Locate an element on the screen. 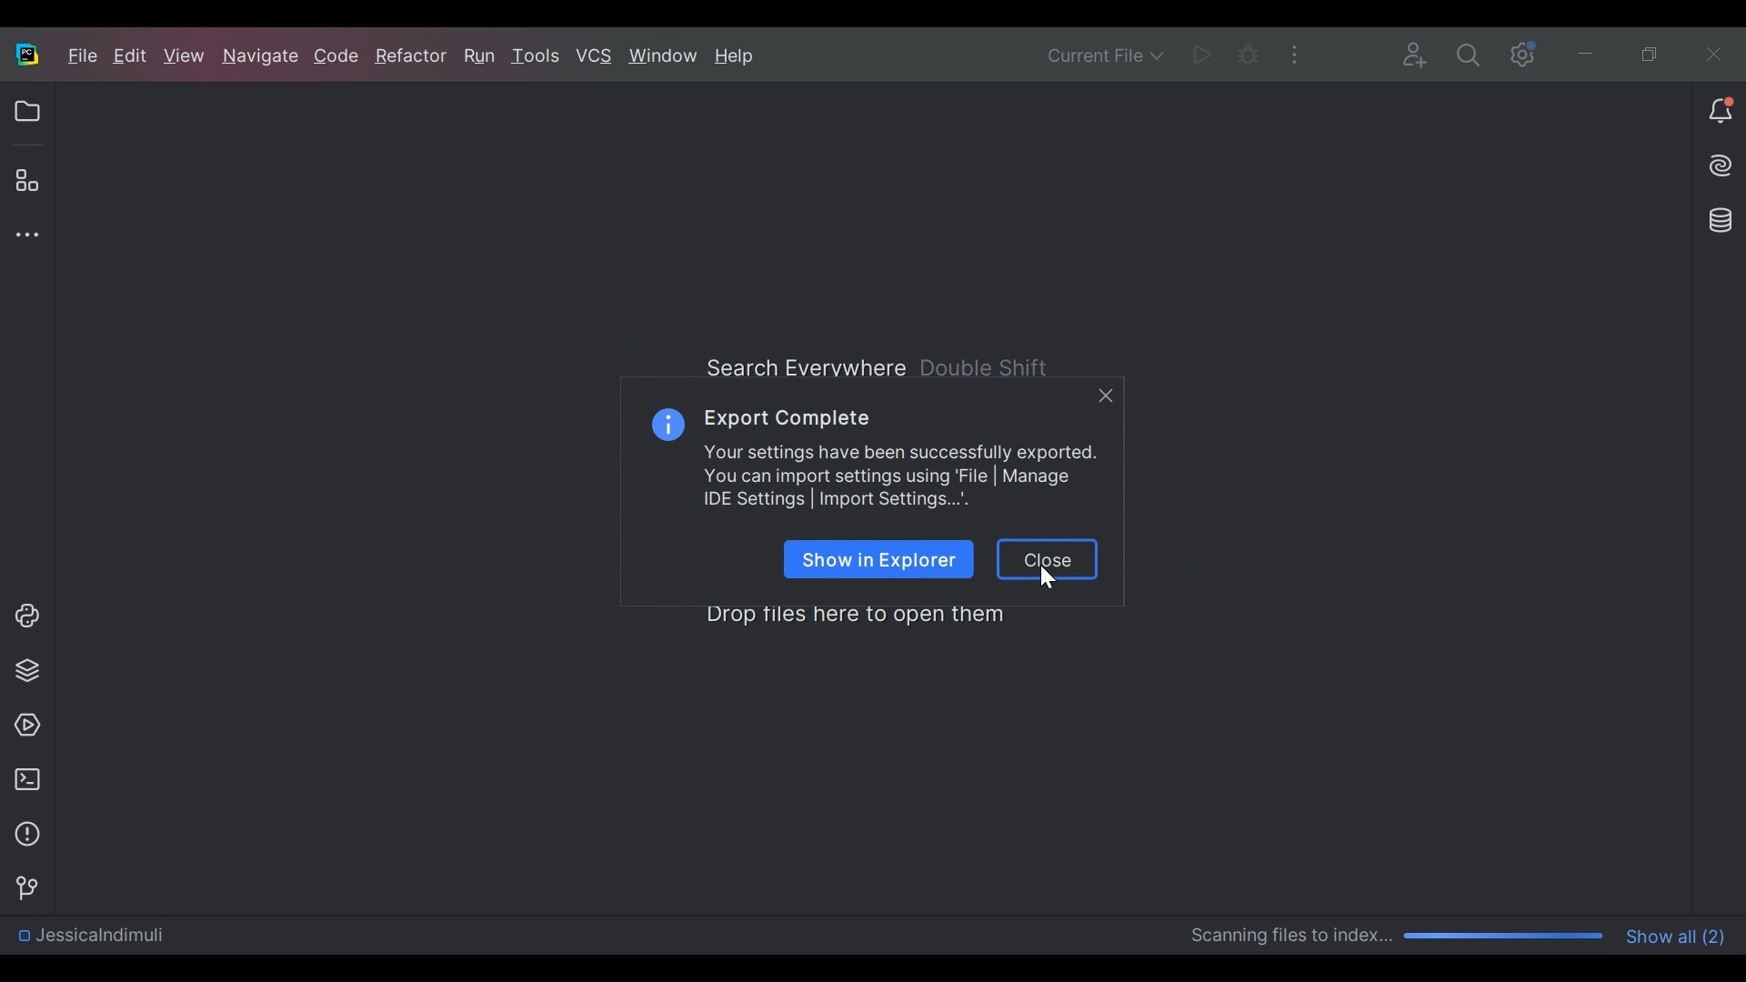 Image resolution: width=1746 pixels, height=982 pixels. PyCharm is located at coordinates (26, 54).